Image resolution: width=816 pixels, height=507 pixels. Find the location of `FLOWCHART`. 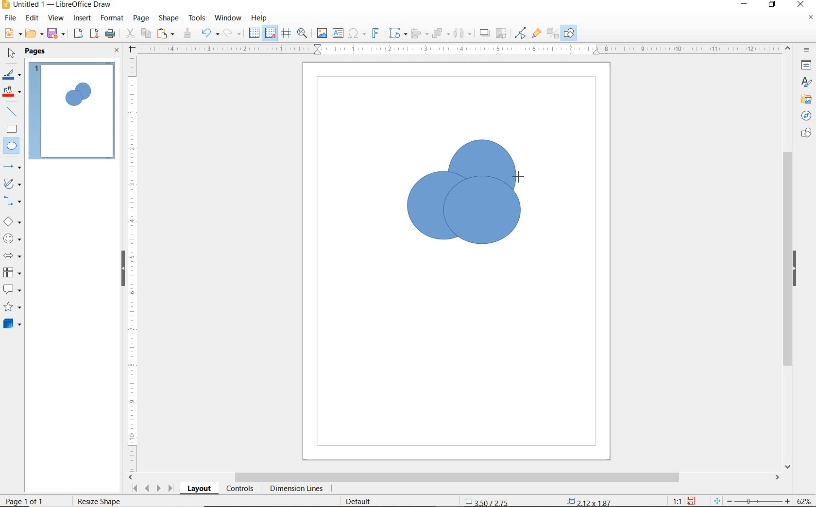

FLOWCHART is located at coordinates (12, 273).